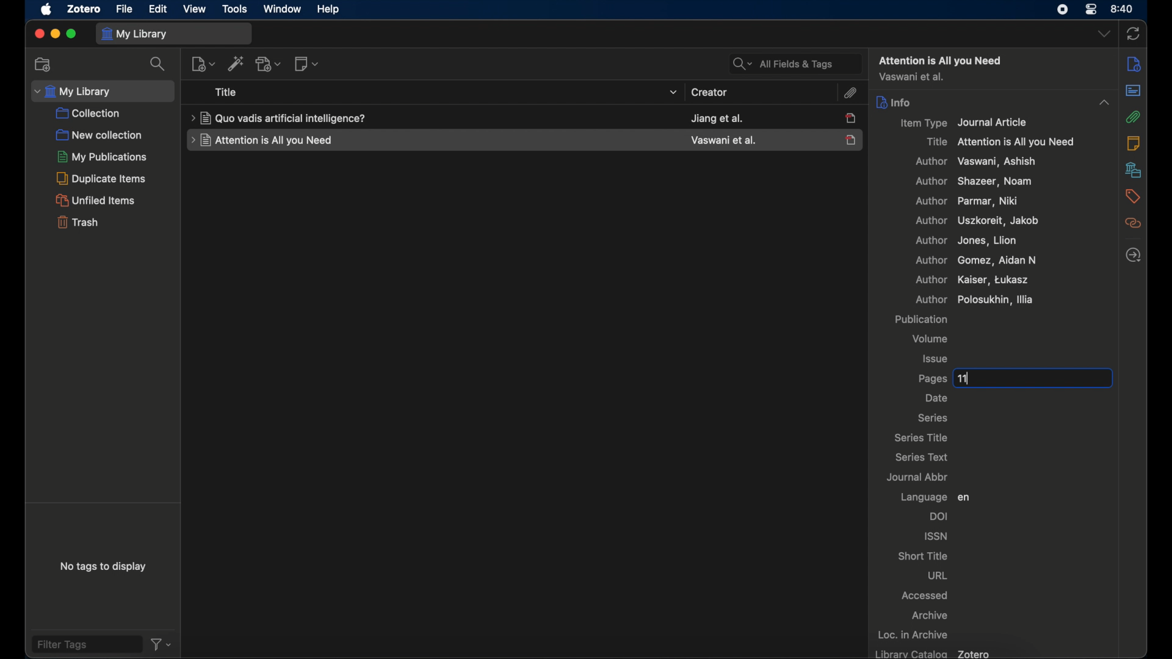 This screenshot has width=1172, height=659. What do you see at coordinates (1134, 64) in the screenshot?
I see `sidebar settings` at bounding box center [1134, 64].